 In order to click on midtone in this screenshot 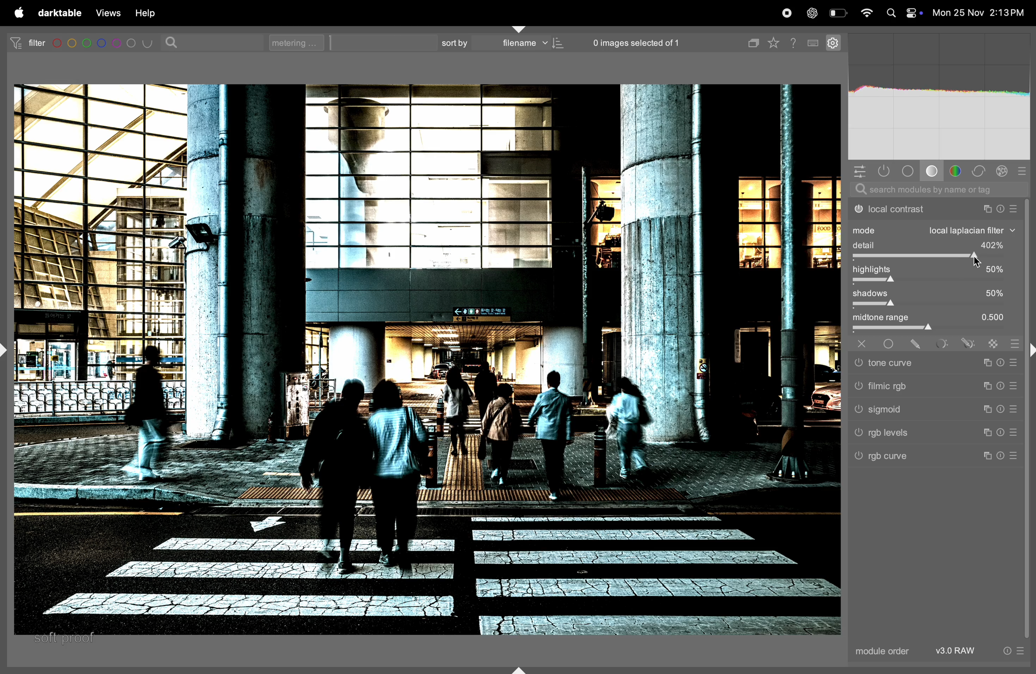, I will do `click(934, 318)`.